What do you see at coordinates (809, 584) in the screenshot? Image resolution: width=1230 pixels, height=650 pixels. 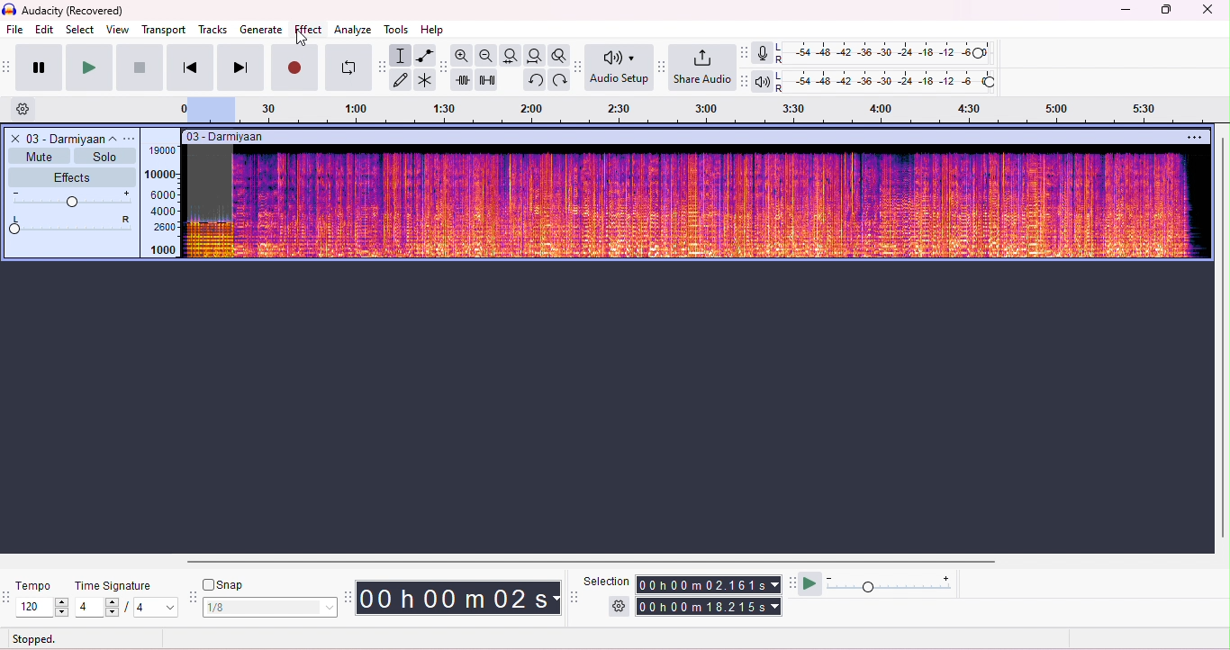 I see `play at speed/play at speed once` at bounding box center [809, 584].